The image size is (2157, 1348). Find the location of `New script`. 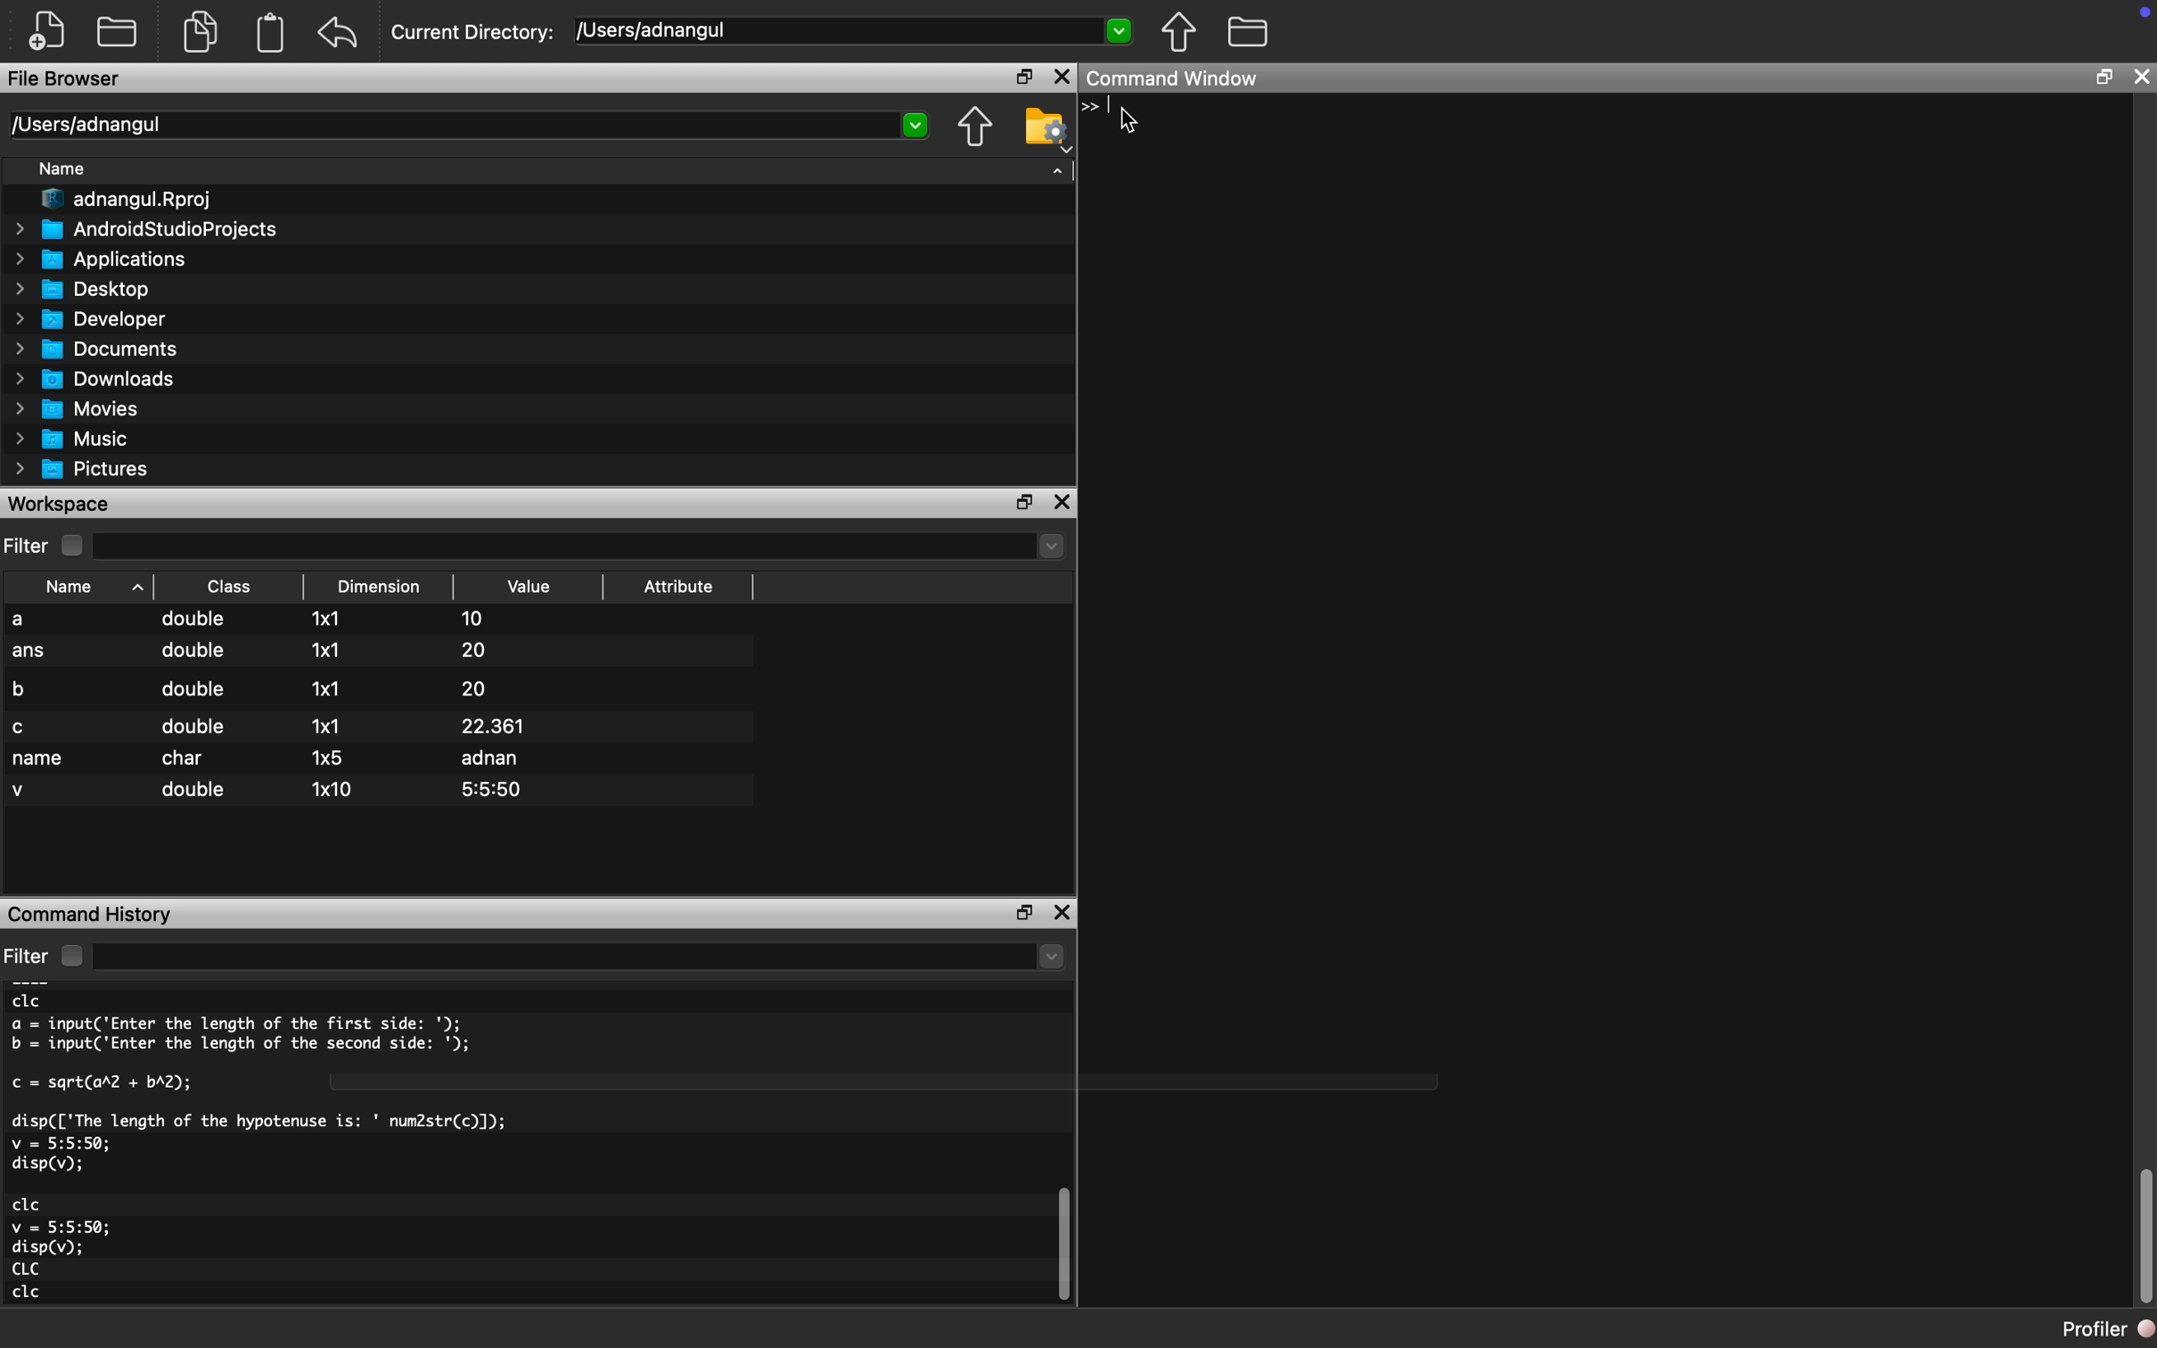

New script is located at coordinates (48, 29).